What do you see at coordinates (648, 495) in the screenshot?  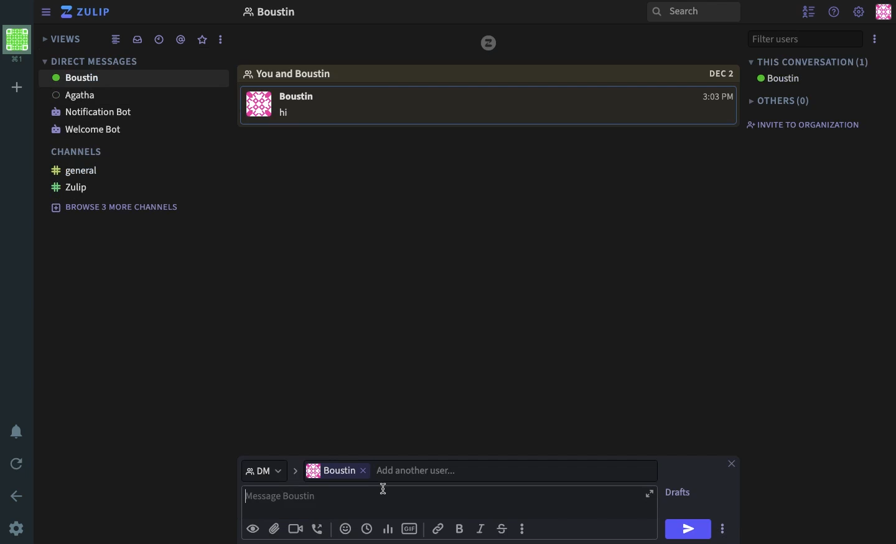 I see `expand` at bounding box center [648, 495].